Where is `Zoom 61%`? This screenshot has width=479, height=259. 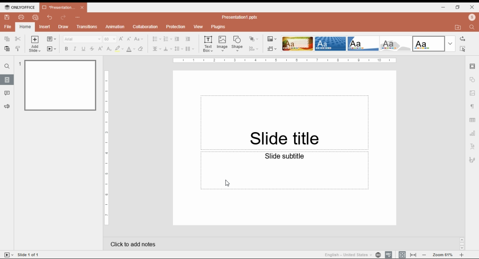
Zoom 61% is located at coordinates (443, 254).